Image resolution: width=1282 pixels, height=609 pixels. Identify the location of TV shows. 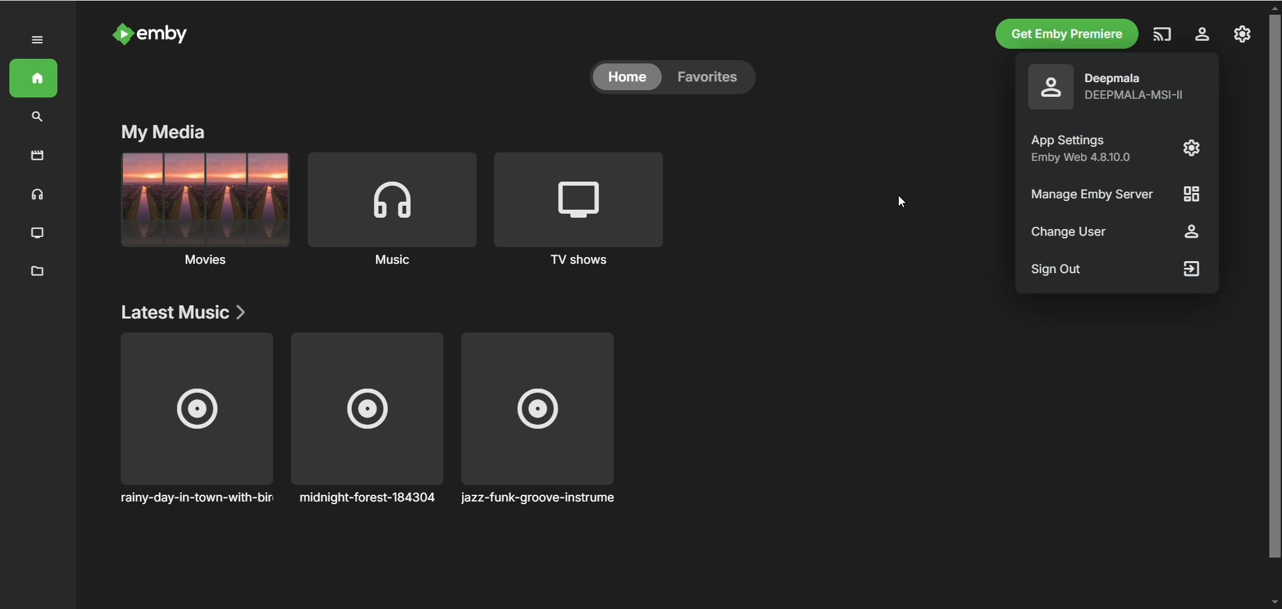
(582, 263).